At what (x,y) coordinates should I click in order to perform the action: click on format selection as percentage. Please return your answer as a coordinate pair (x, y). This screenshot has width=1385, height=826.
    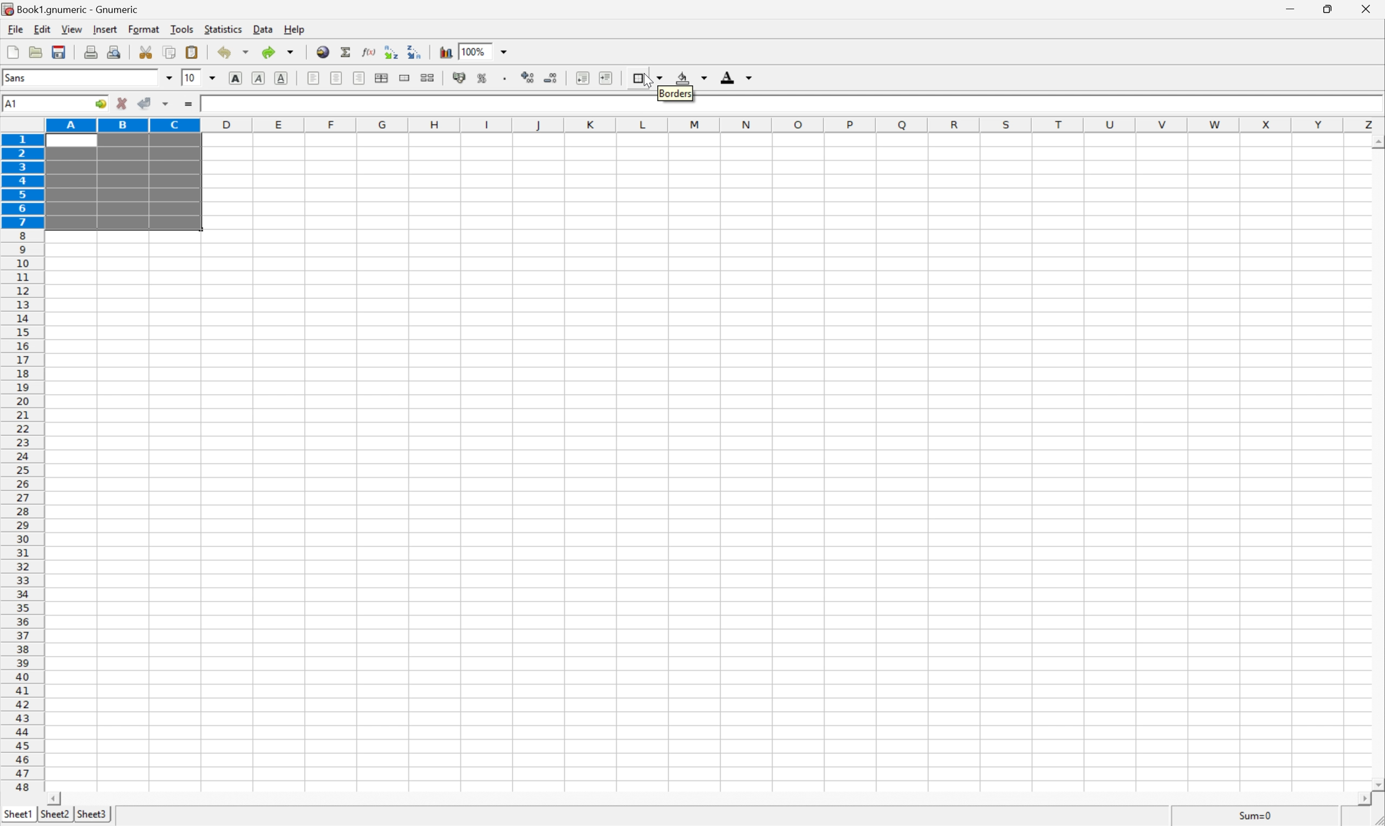
    Looking at the image, I should click on (483, 78).